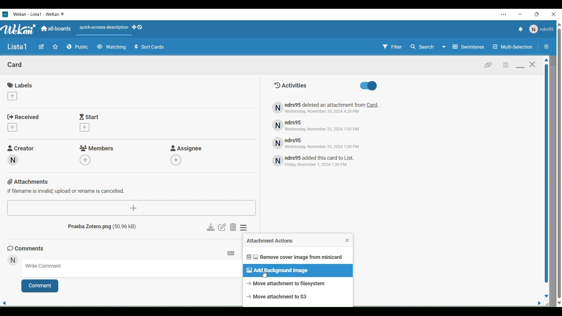  What do you see at coordinates (24, 117) in the screenshot?
I see `Received` at bounding box center [24, 117].